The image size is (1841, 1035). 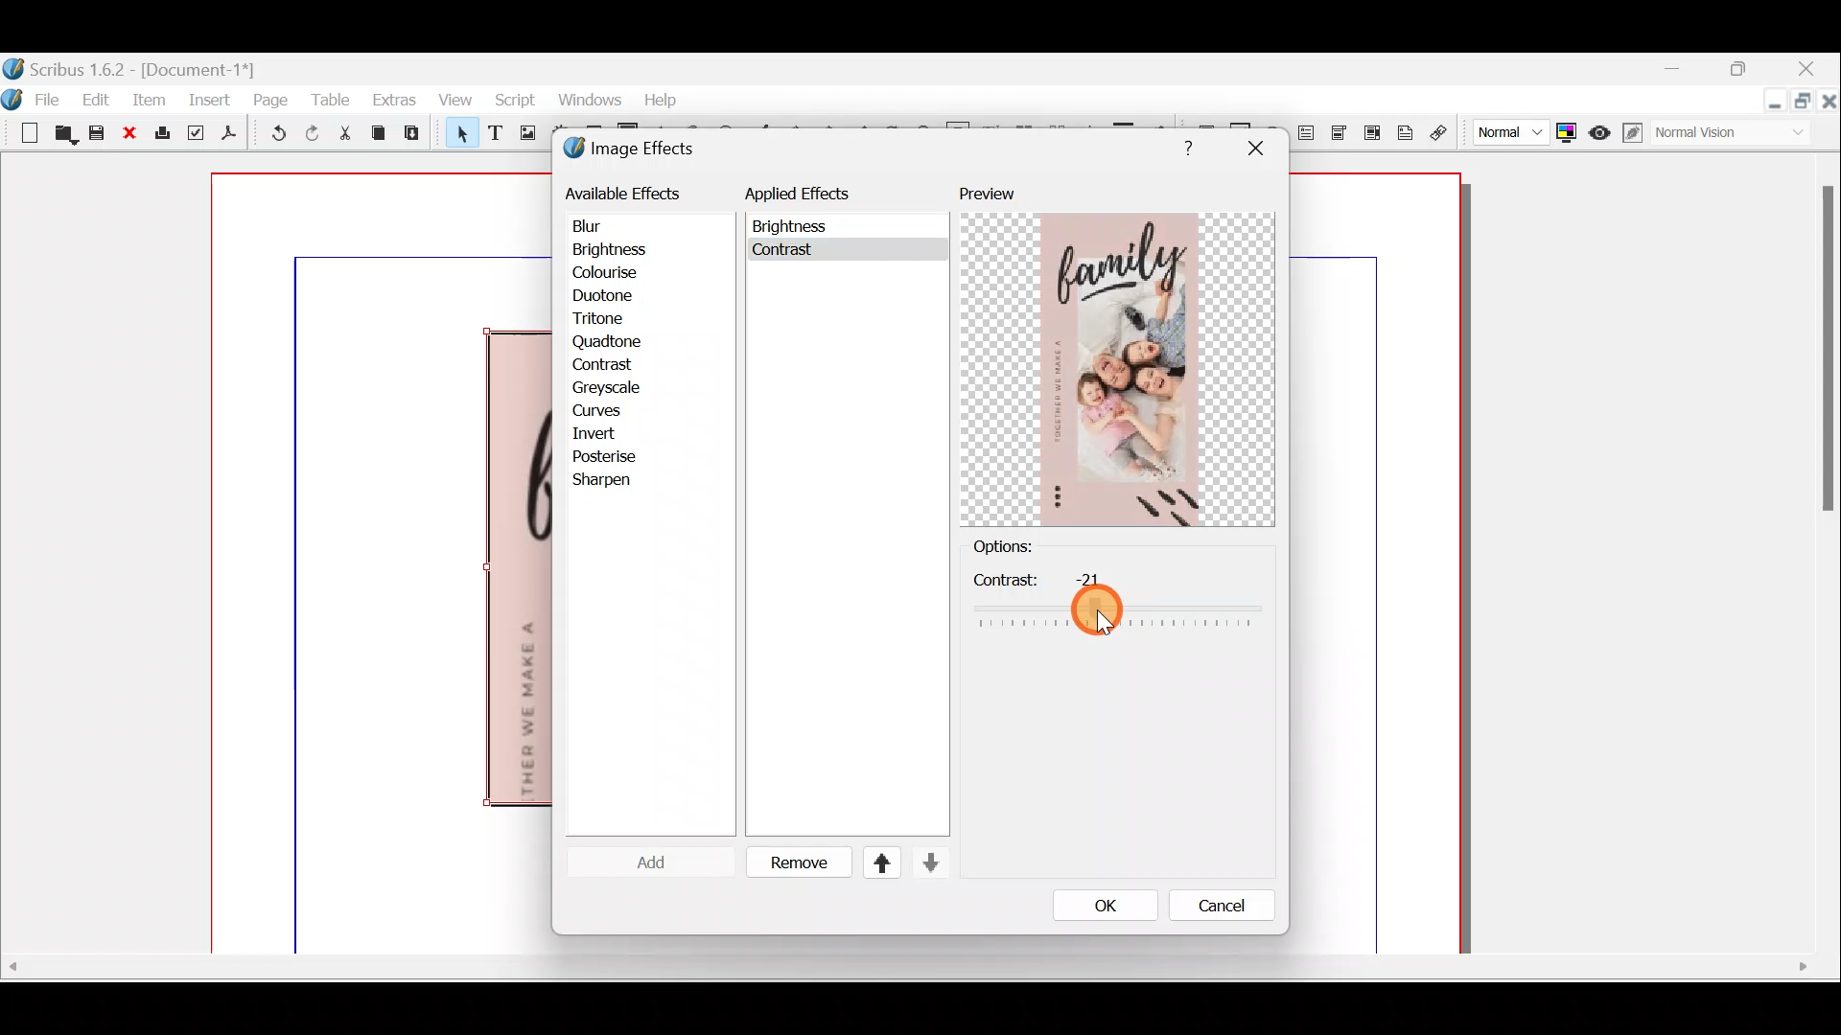 What do you see at coordinates (661, 98) in the screenshot?
I see `Help` at bounding box center [661, 98].